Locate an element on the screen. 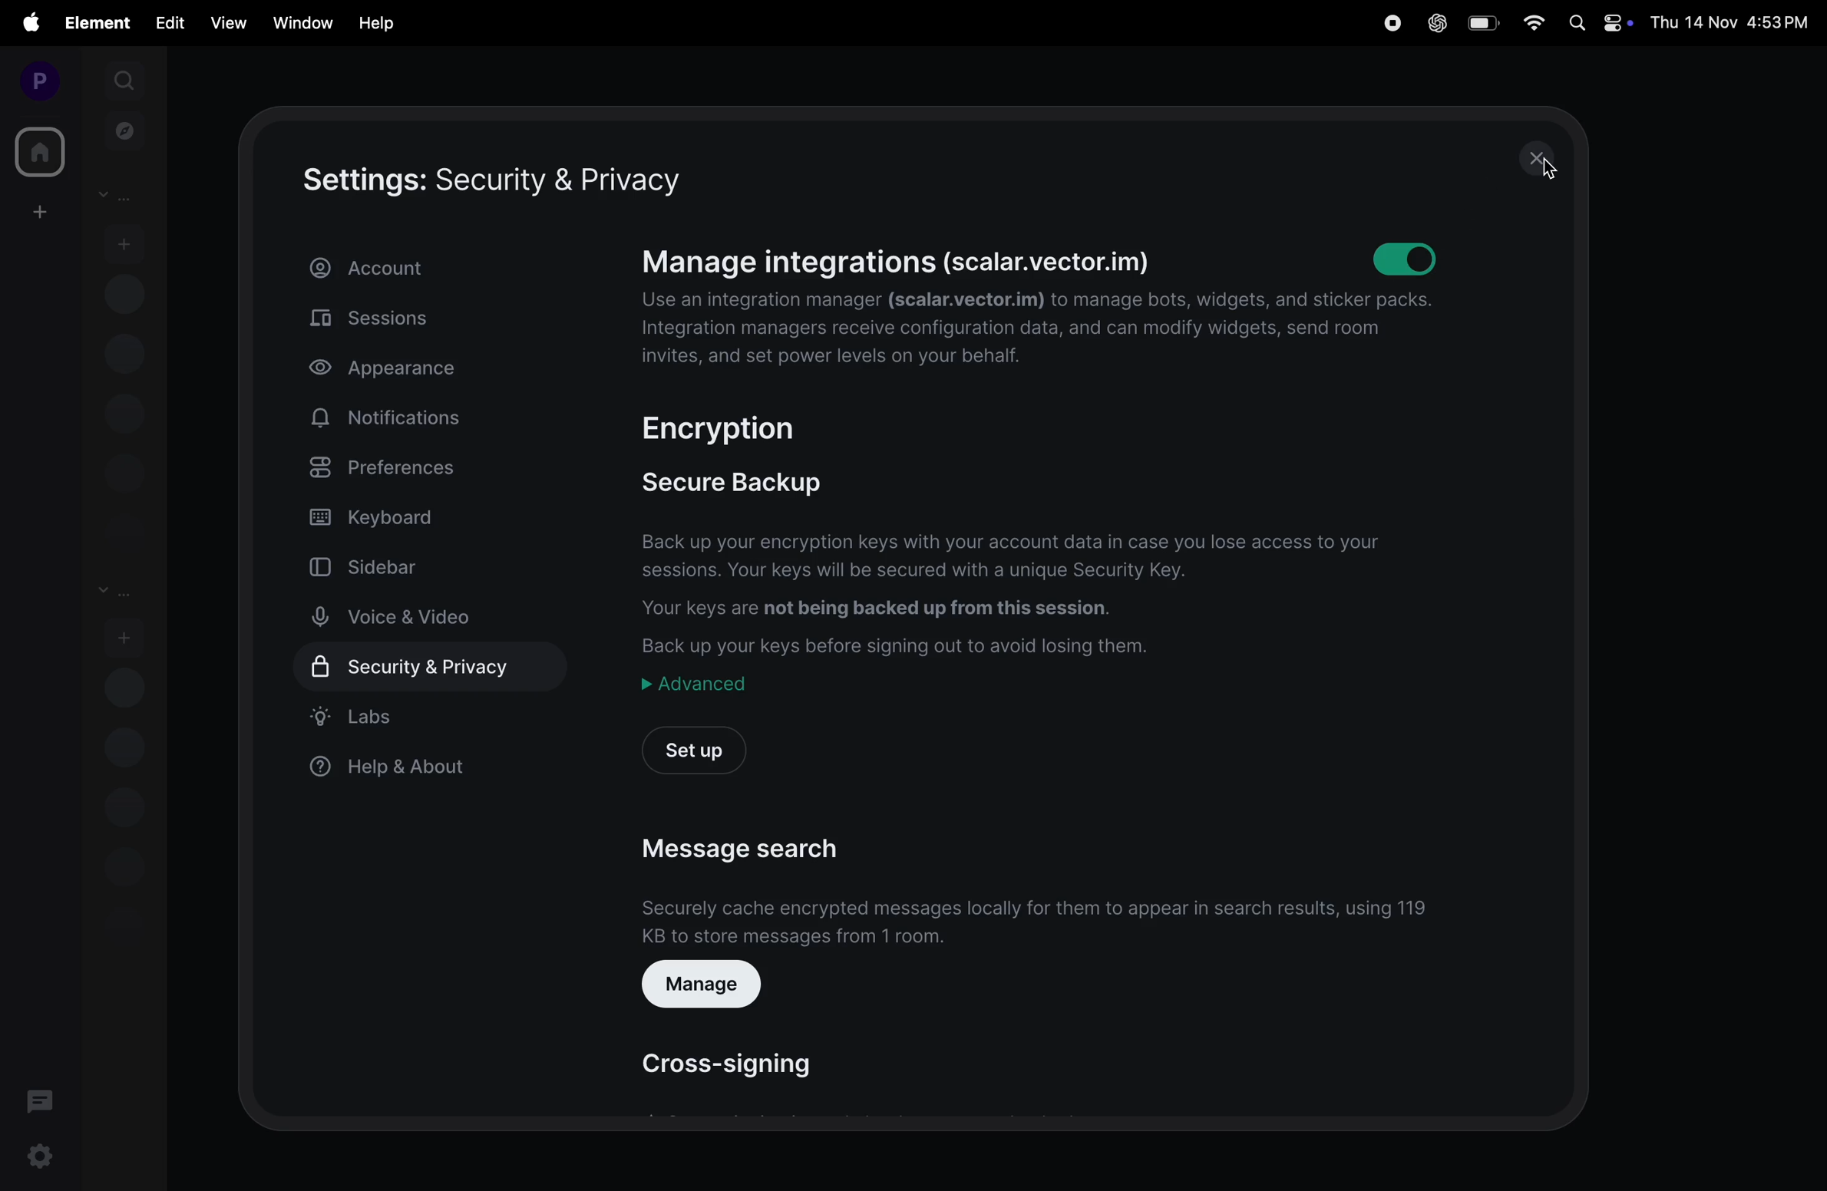  setting security and privacy is located at coordinates (503, 180).